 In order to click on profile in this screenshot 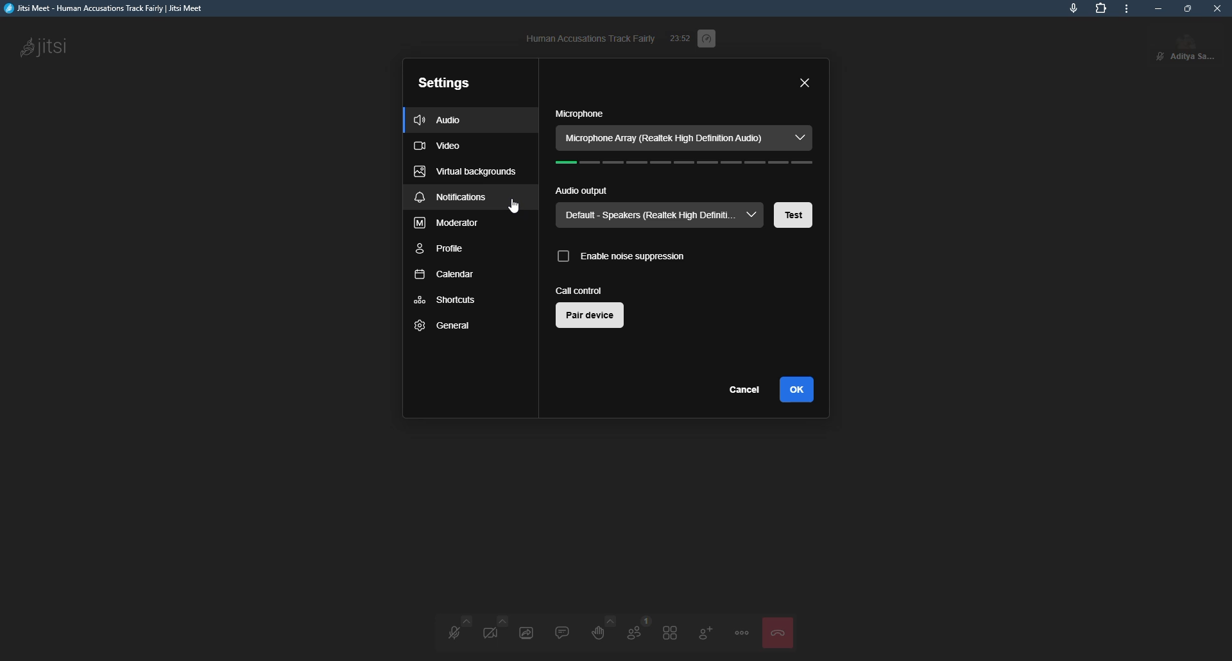, I will do `click(443, 249)`.